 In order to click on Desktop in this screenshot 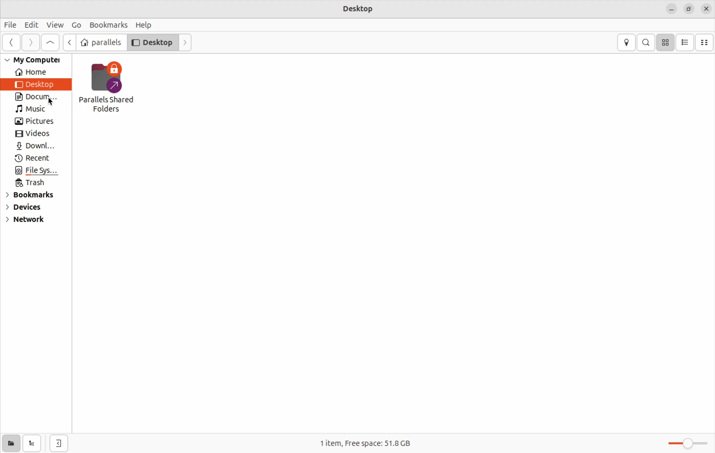, I will do `click(152, 42)`.